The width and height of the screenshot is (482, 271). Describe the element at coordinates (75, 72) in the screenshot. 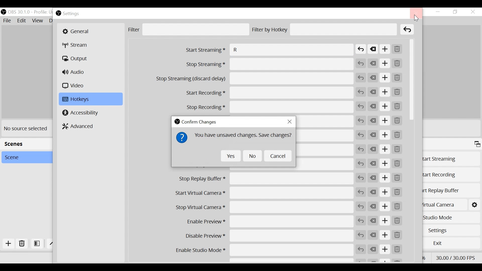

I see `Audio` at that location.